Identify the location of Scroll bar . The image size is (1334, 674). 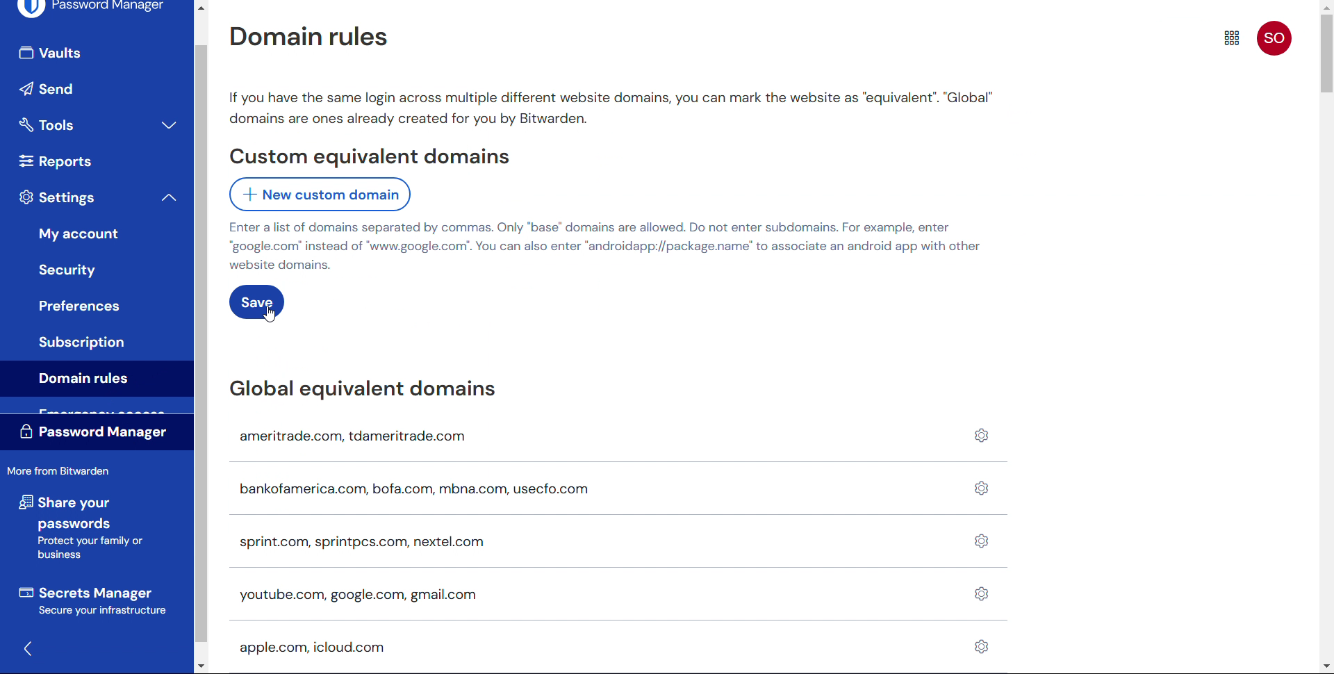
(1326, 54).